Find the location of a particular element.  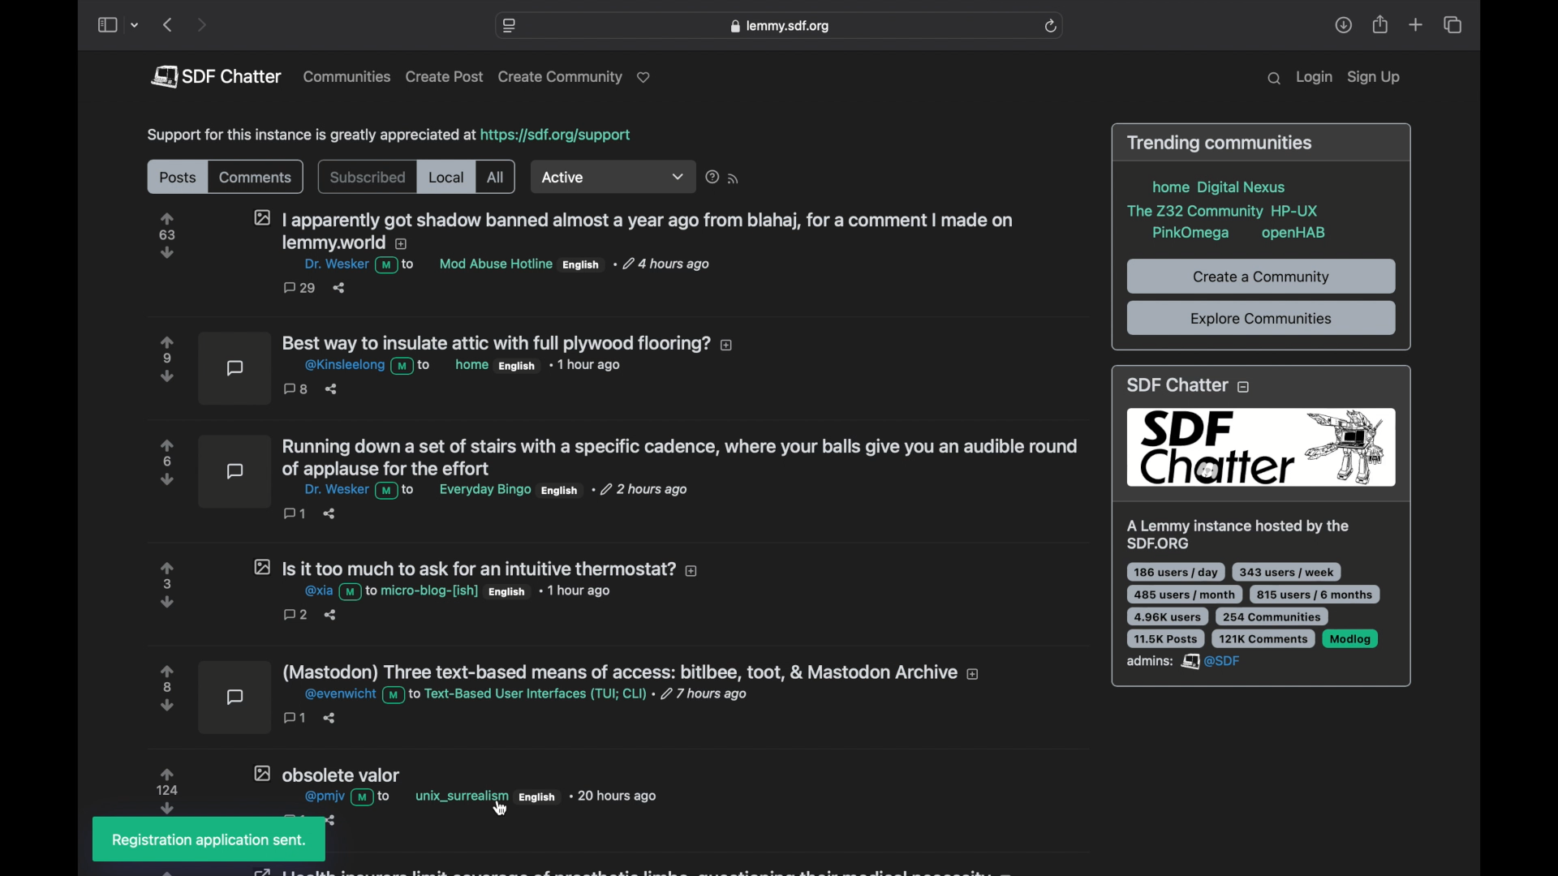

active is located at coordinates (614, 178).